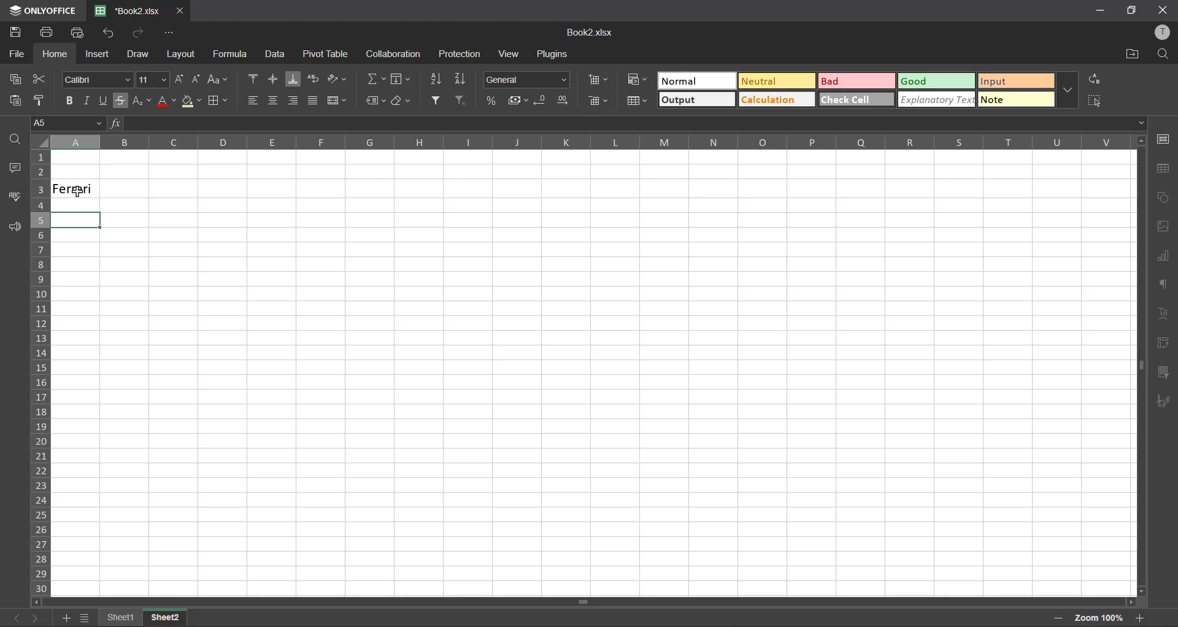 The image size is (1178, 627). Describe the element at coordinates (463, 79) in the screenshot. I see `sort descending` at that location.